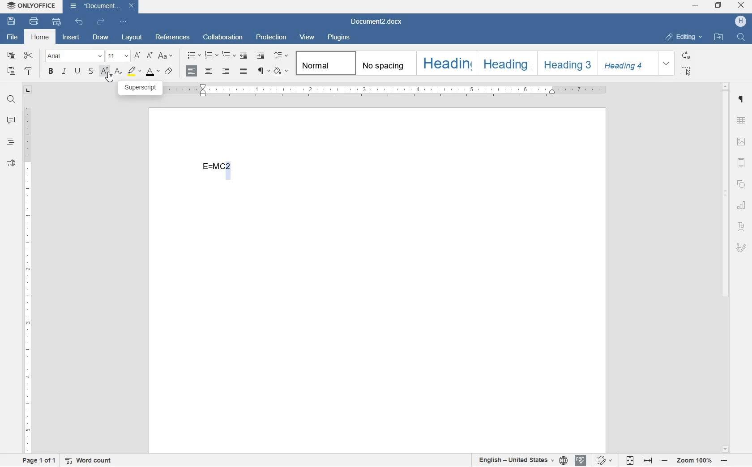  I want to click on signature, so click(742, 249).